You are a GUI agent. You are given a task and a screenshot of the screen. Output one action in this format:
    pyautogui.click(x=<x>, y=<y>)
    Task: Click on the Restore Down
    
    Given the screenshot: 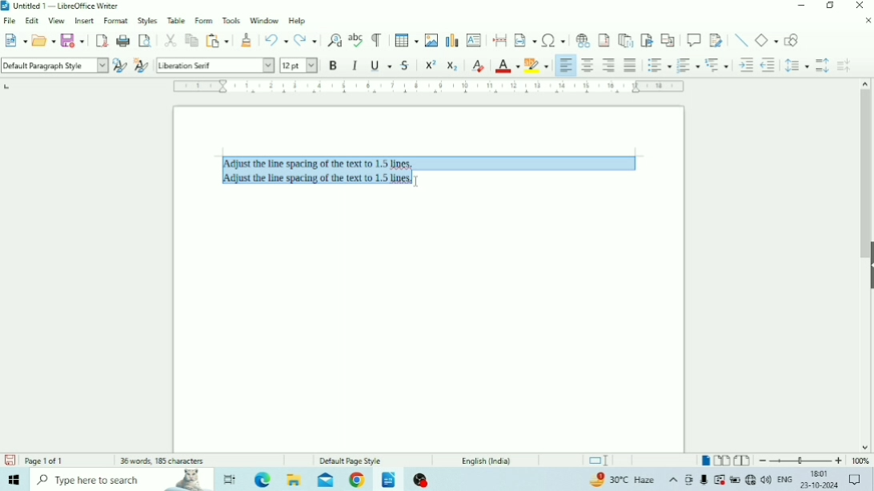 What is the action you would take?
    pyautogui.click(x=830, y=6)
    